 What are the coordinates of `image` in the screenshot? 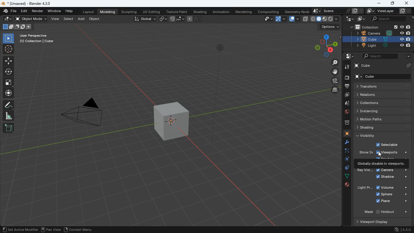 It's located at (360, 19).